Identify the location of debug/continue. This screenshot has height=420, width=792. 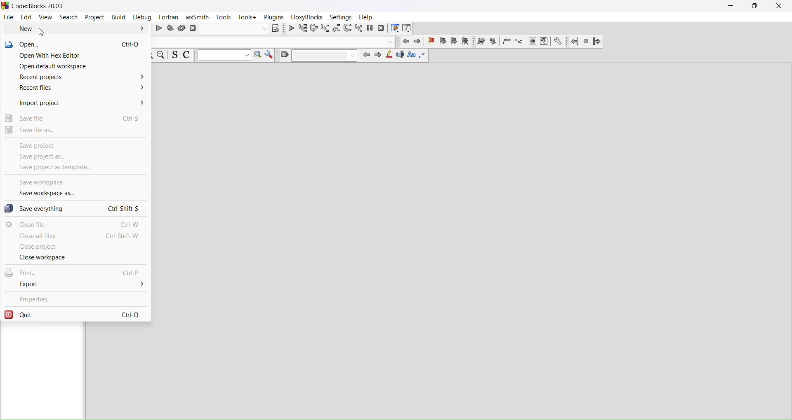
(291, 28).